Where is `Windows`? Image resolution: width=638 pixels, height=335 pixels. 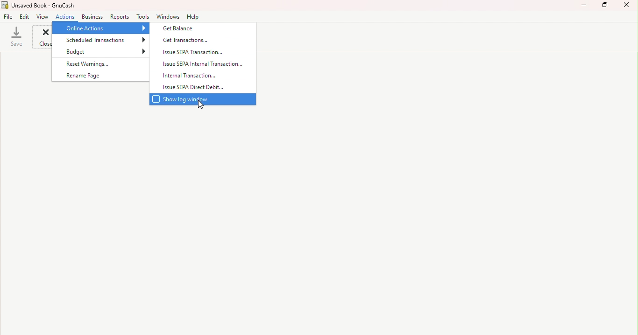
Windows is located at coordinates (168, 16).